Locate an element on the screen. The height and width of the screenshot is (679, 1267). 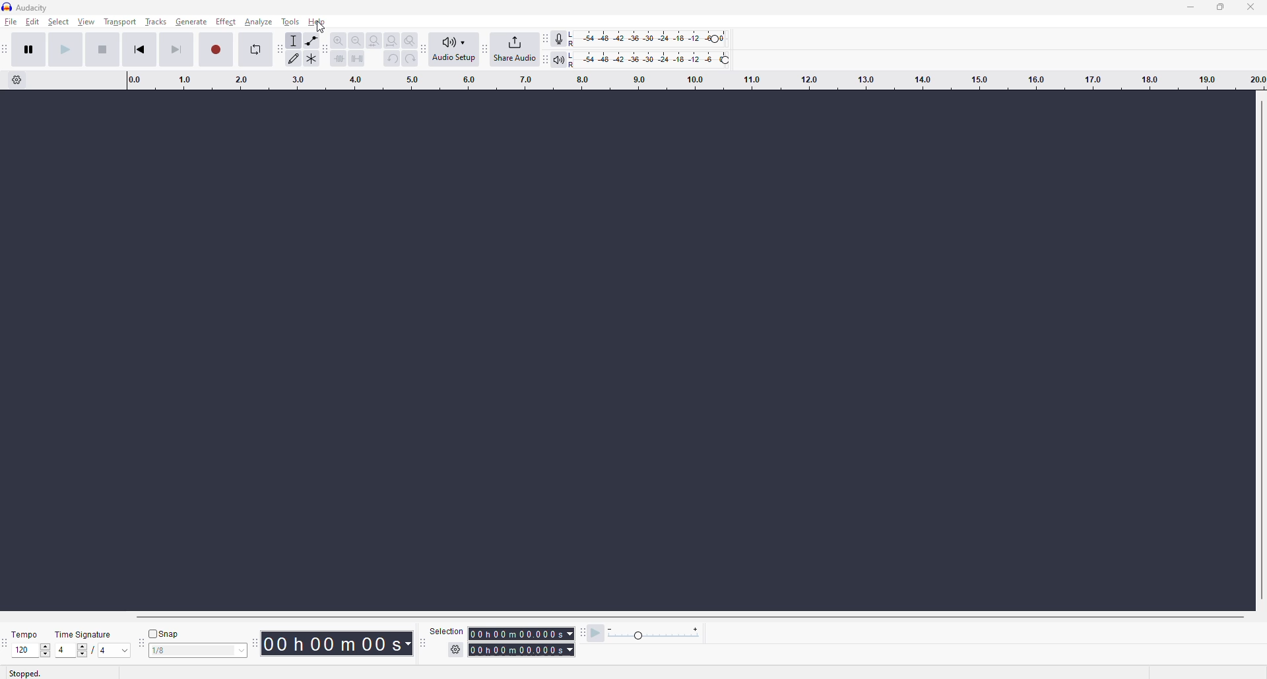
effect is located at coordinates (226, 24).